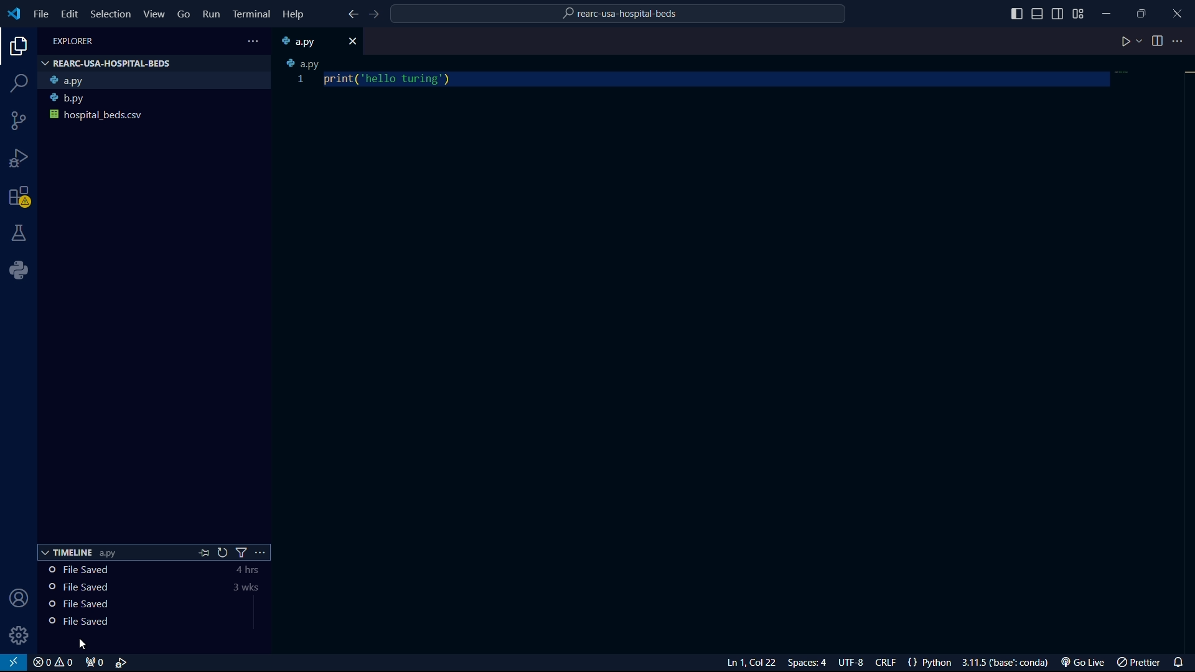 Image resolution: width=1195 pixels, height=672 pixels. What do you see at coordinates (884, 663) in the screenshot?
I see `select end line of sequence` at bounding box center [884, 663].